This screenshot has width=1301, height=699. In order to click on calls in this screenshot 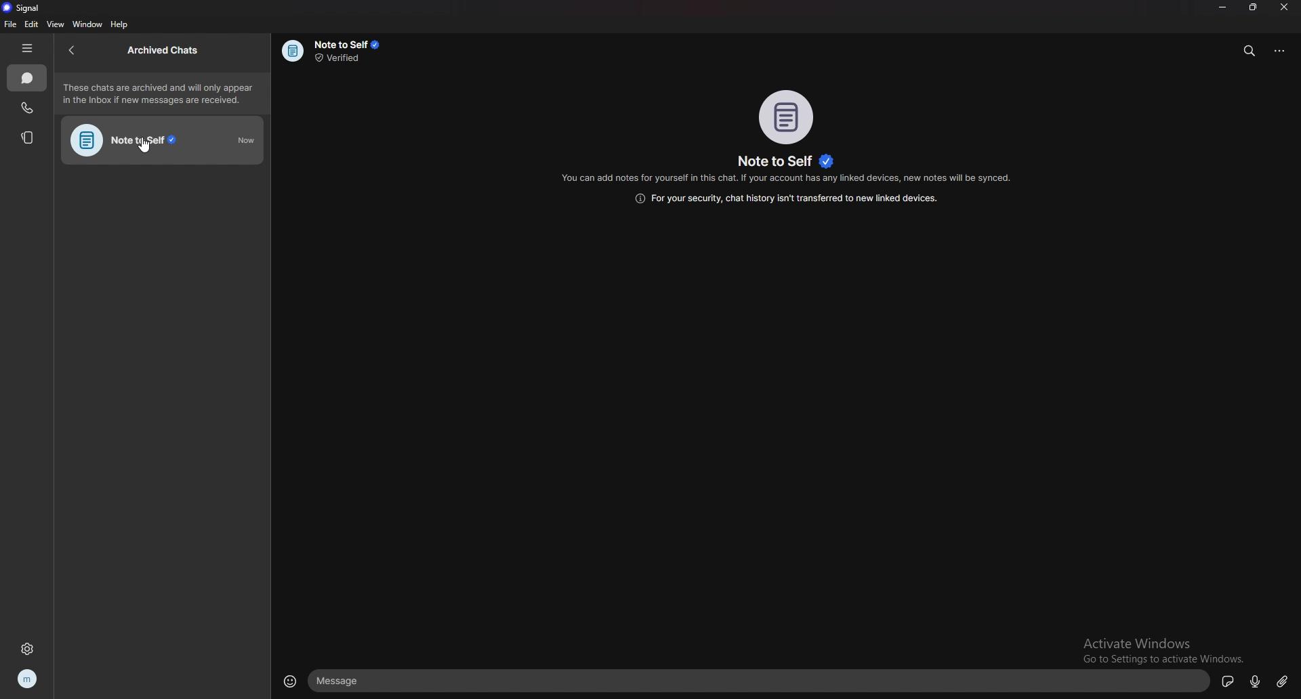, I will do `click(28, 108)`.